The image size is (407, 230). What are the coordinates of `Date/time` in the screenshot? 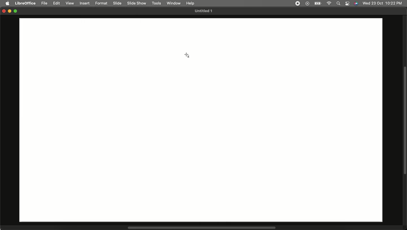 It's located at (382, 3).